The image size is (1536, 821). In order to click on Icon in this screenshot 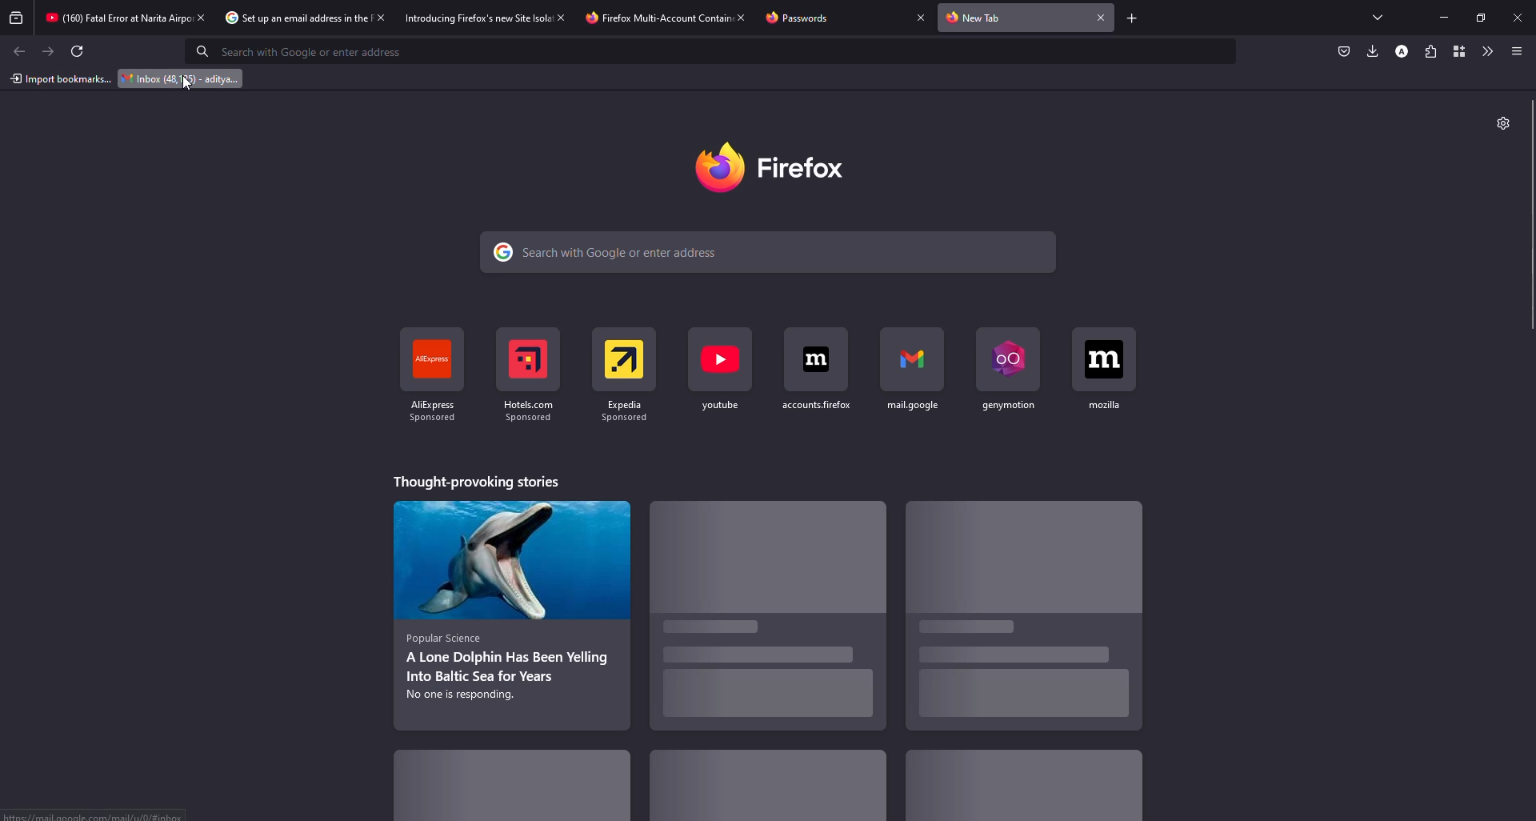, I will do `click(812, 361)`.